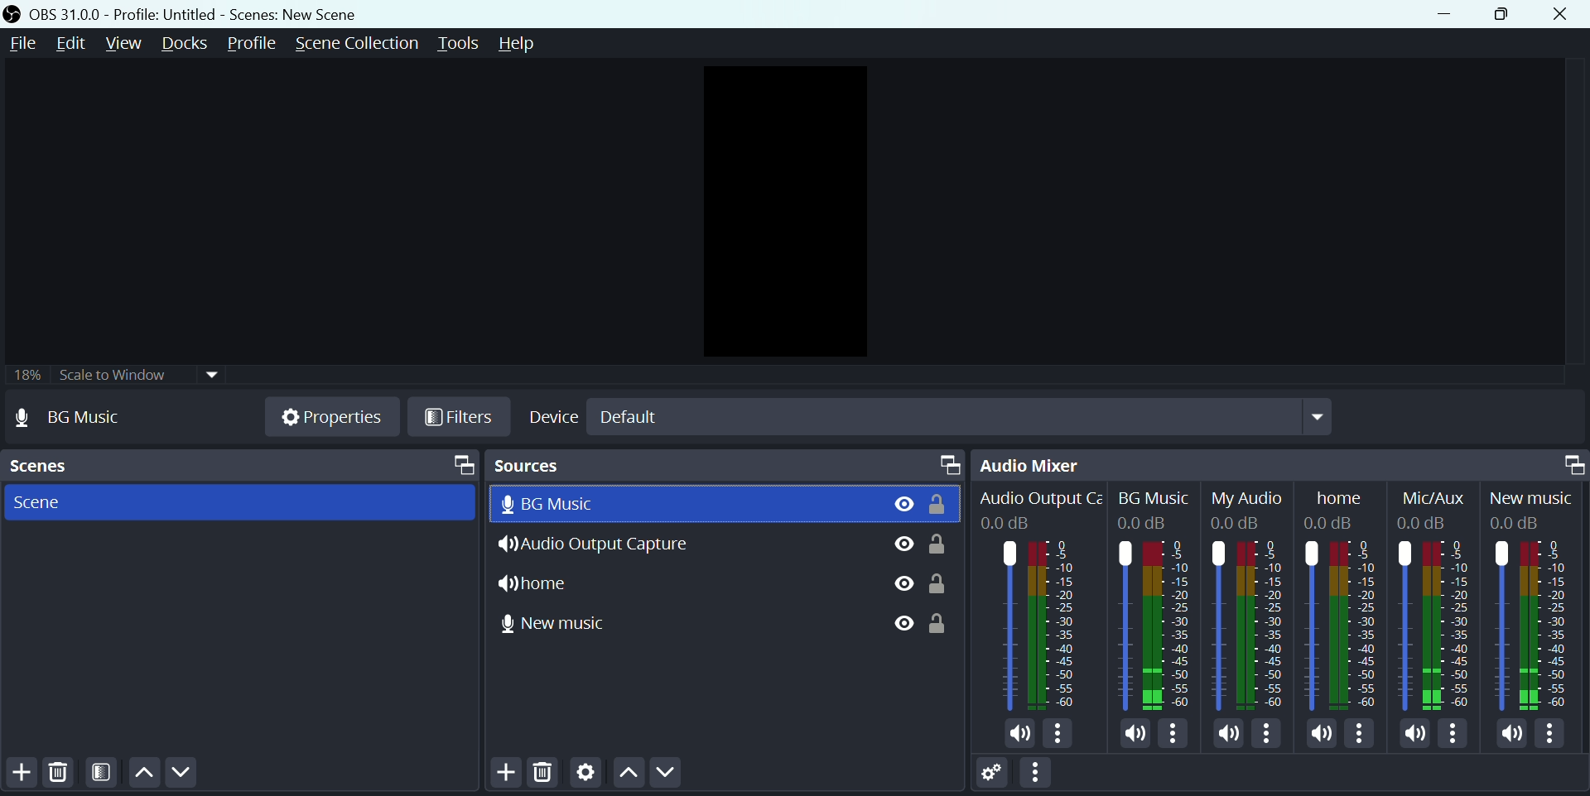 The width and height of the screenshot is (1590, 796). Describe the element at coordinates (1431, 599) in the screenshot. I see `Mic/Aux` at that location.